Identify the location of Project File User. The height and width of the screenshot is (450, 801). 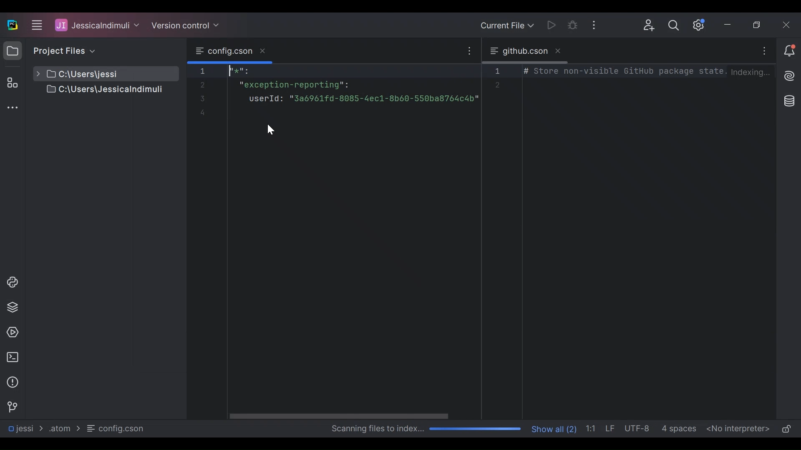
(98, 25).